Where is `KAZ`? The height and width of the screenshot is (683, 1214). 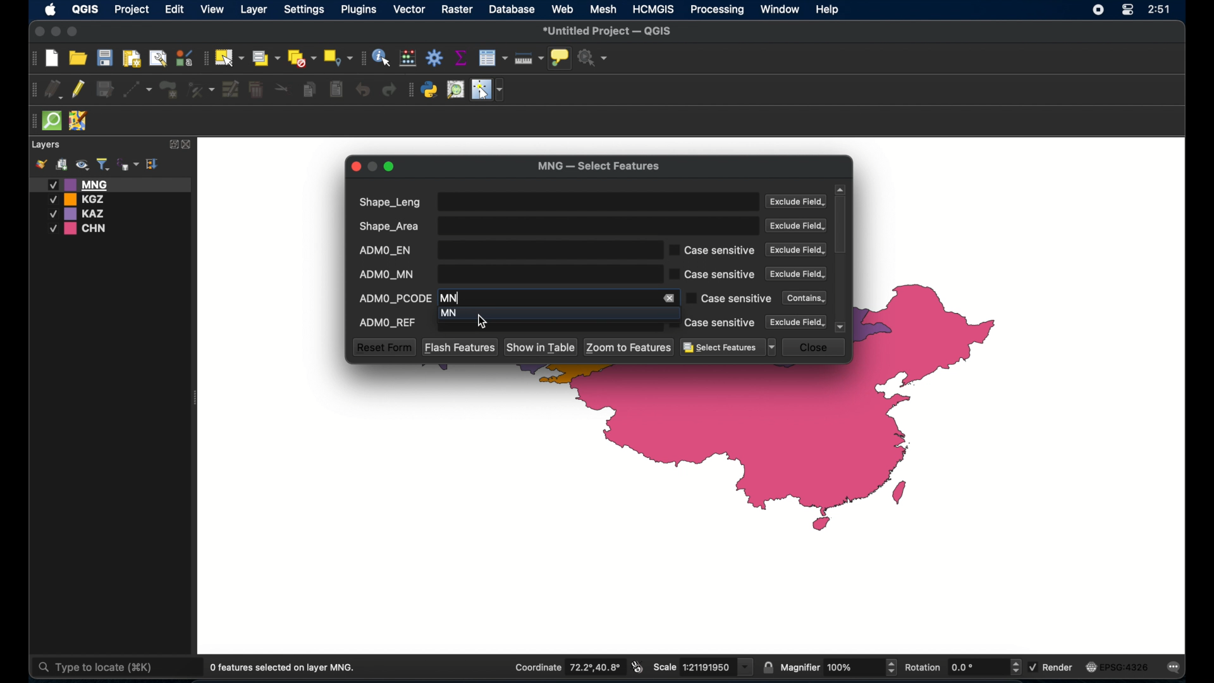 KAZ is located at coordinates (85, 214).